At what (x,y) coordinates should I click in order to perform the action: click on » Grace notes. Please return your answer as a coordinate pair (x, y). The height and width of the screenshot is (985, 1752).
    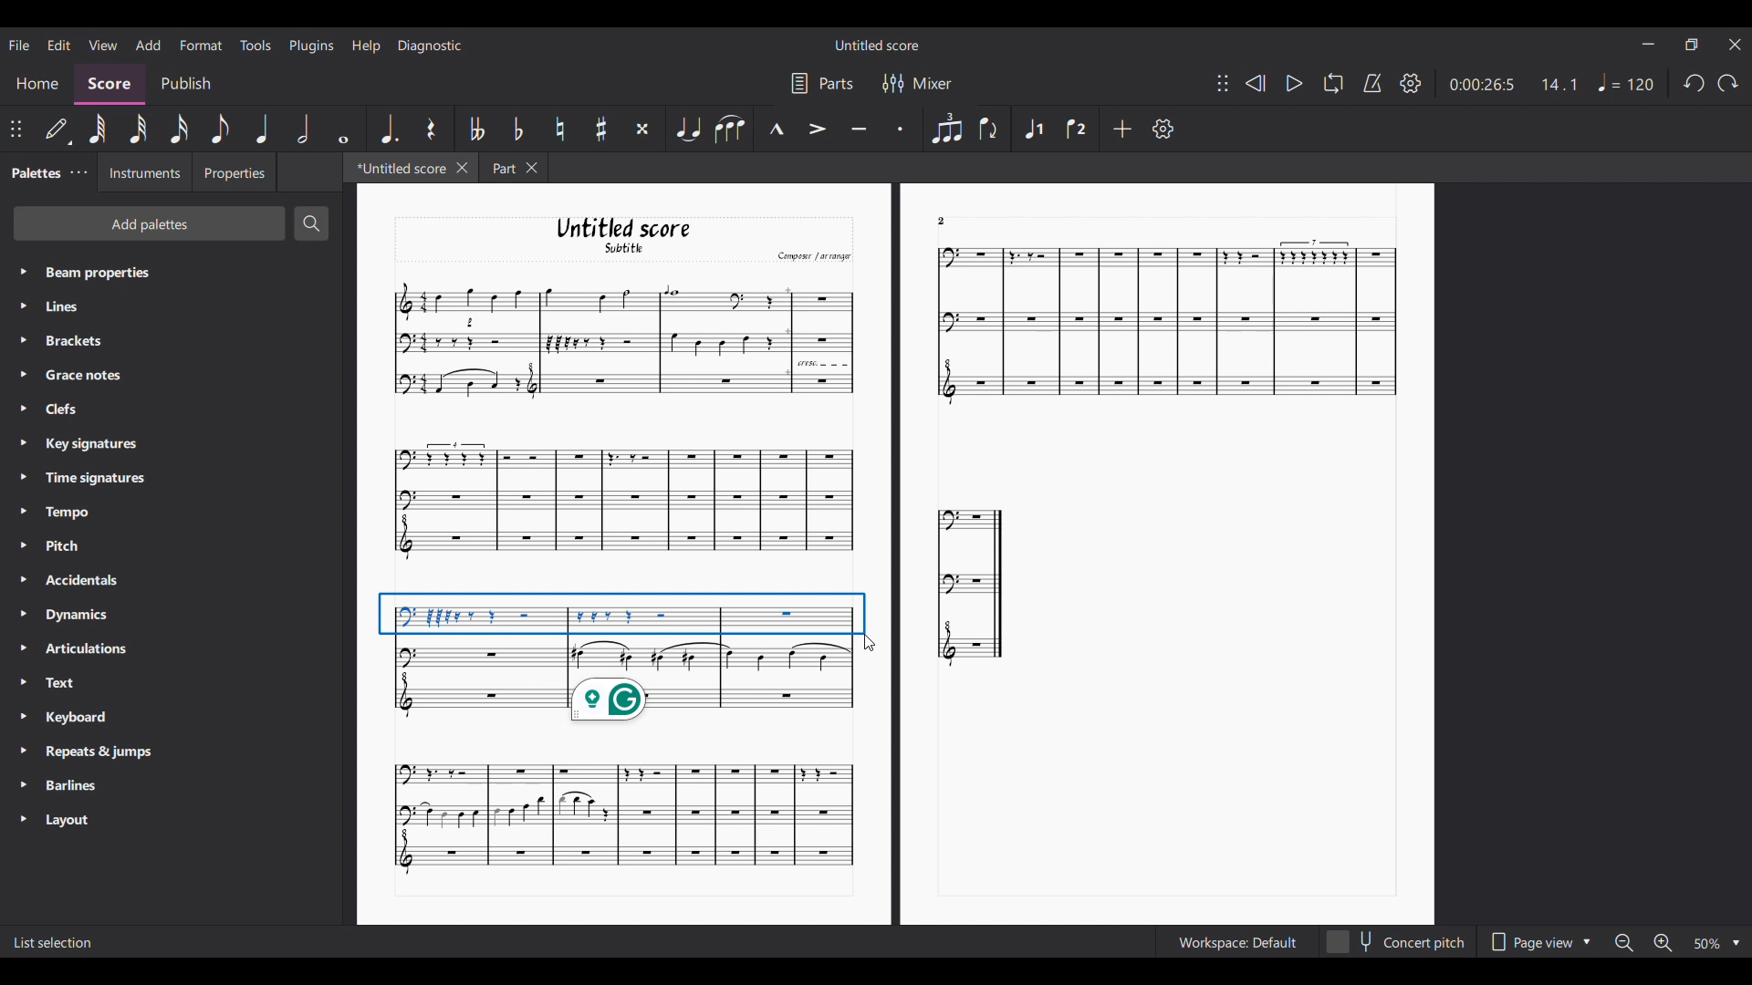
    Looking at the image, I should click on (78, 376).